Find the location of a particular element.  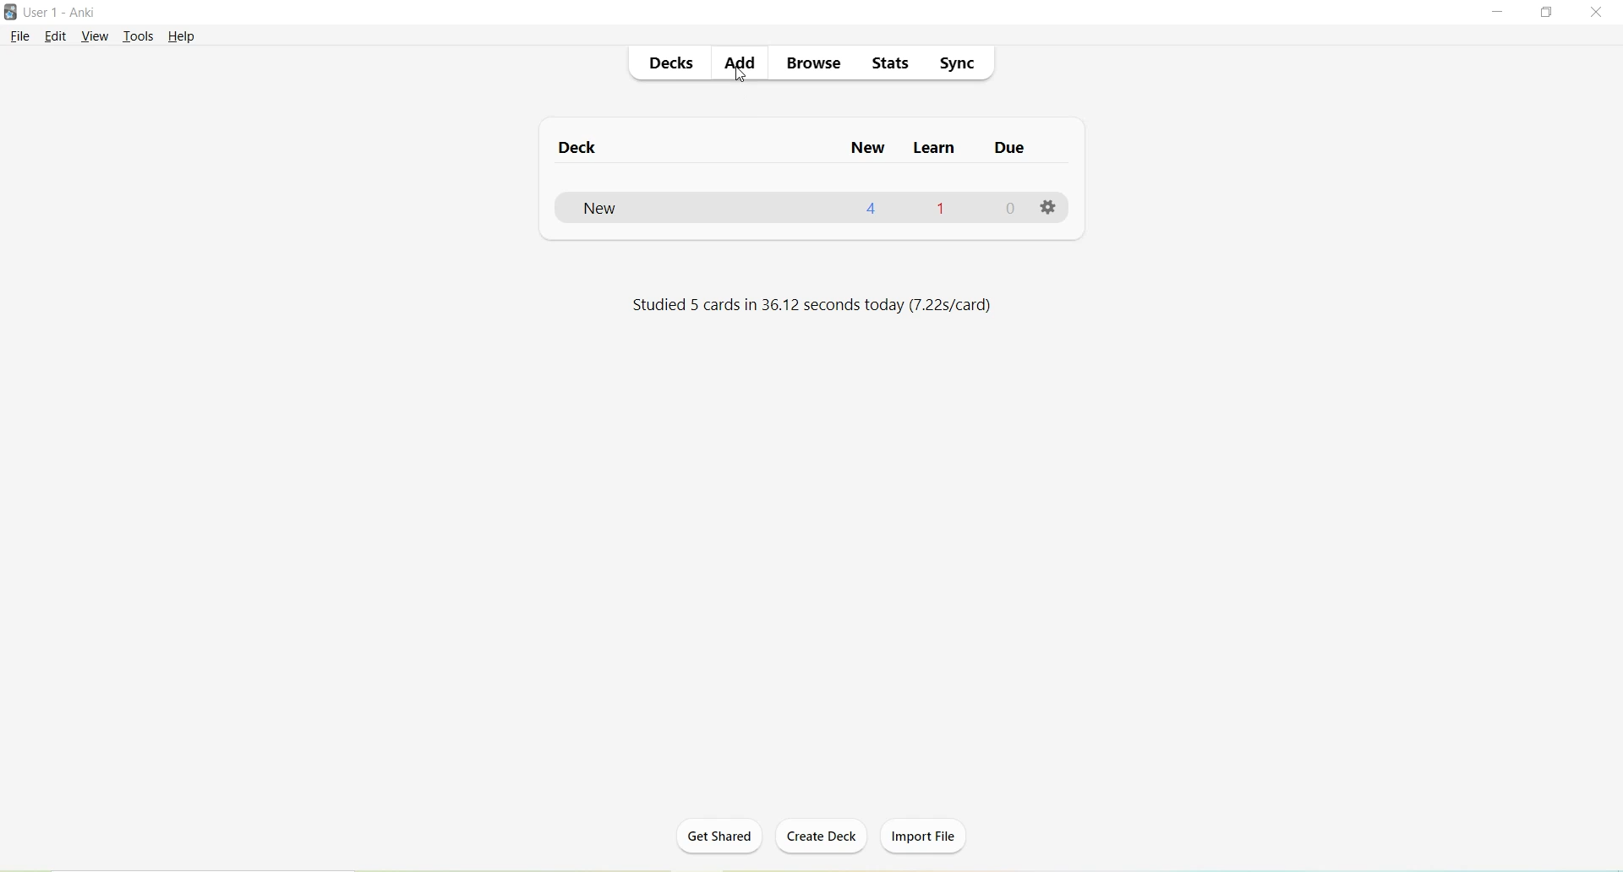

Get Shared is located at coordinates (719, 842).